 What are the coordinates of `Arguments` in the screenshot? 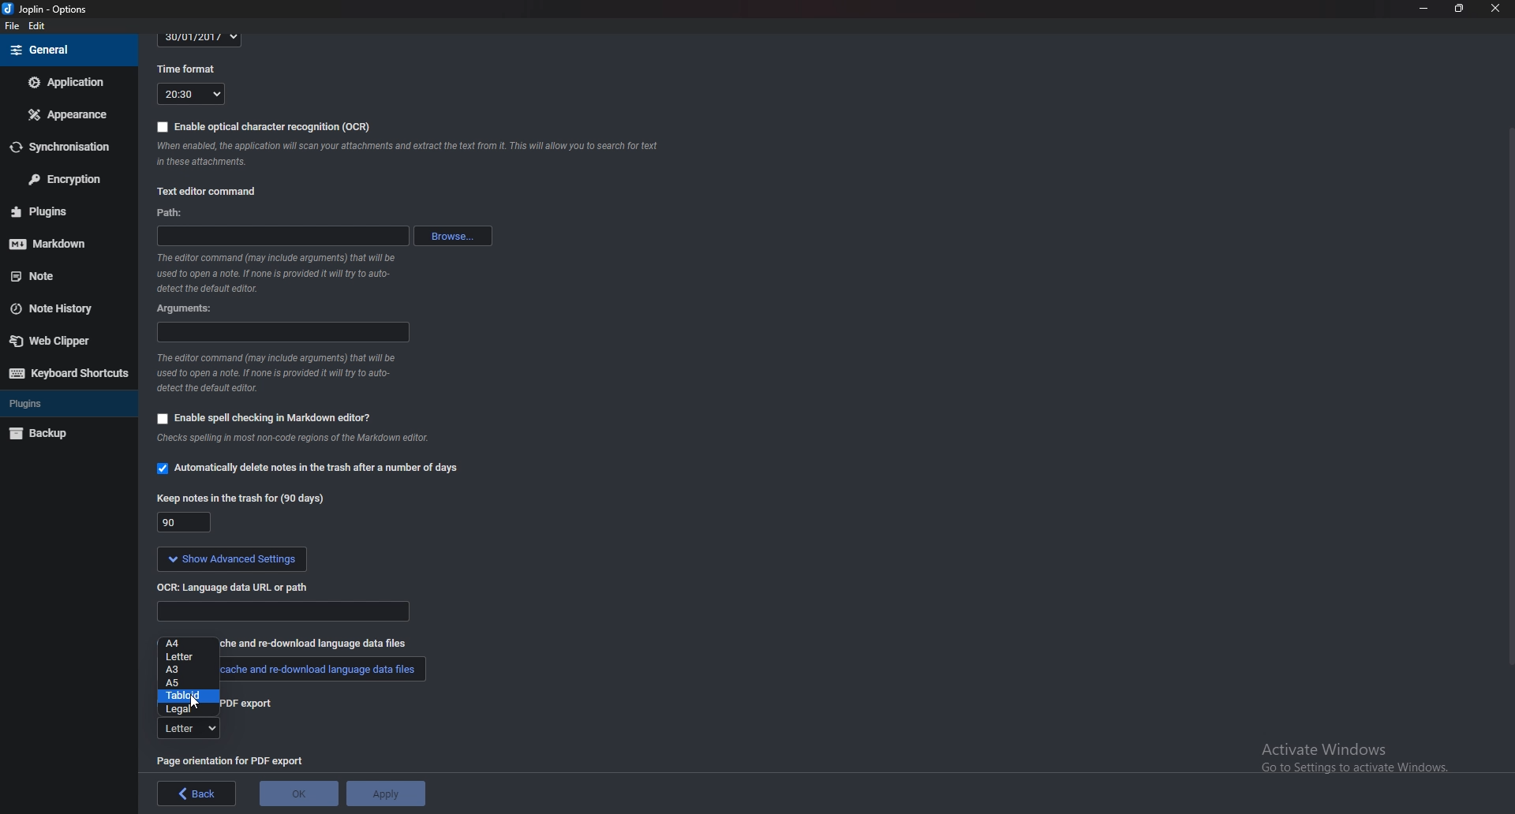 It's located at (281, 330).